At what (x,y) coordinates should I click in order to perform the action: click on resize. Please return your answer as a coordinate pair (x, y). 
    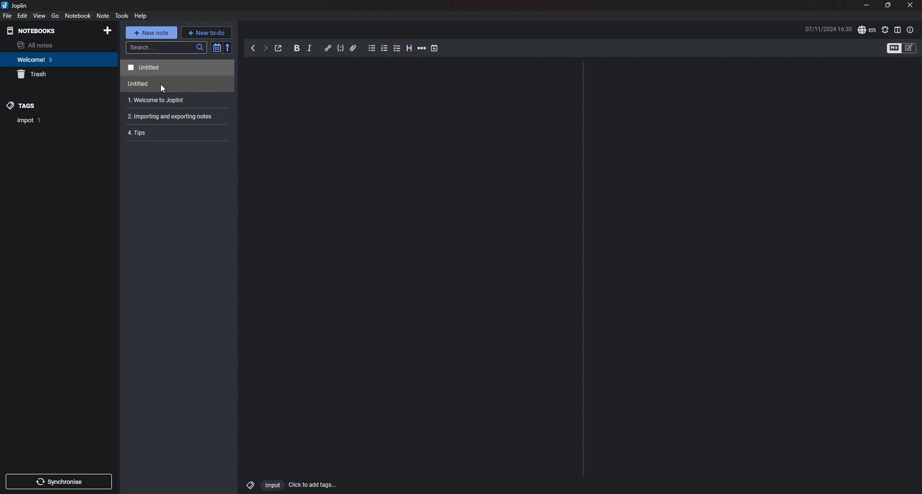
    Looking at the image, I should click on (887, 6).